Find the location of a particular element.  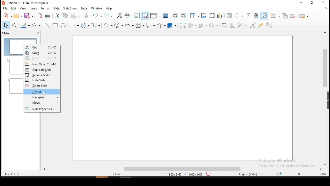

close pane is located at coordinates (38, 33).